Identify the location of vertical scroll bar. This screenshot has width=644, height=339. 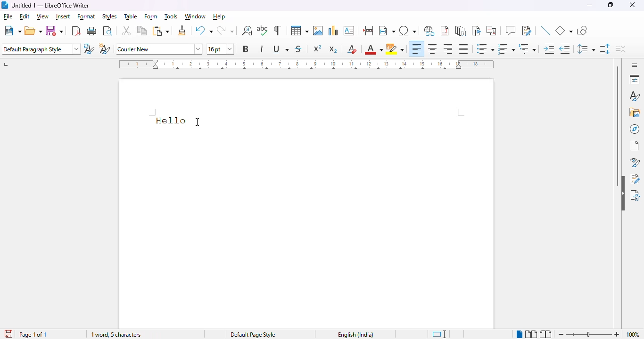
(618, 127).